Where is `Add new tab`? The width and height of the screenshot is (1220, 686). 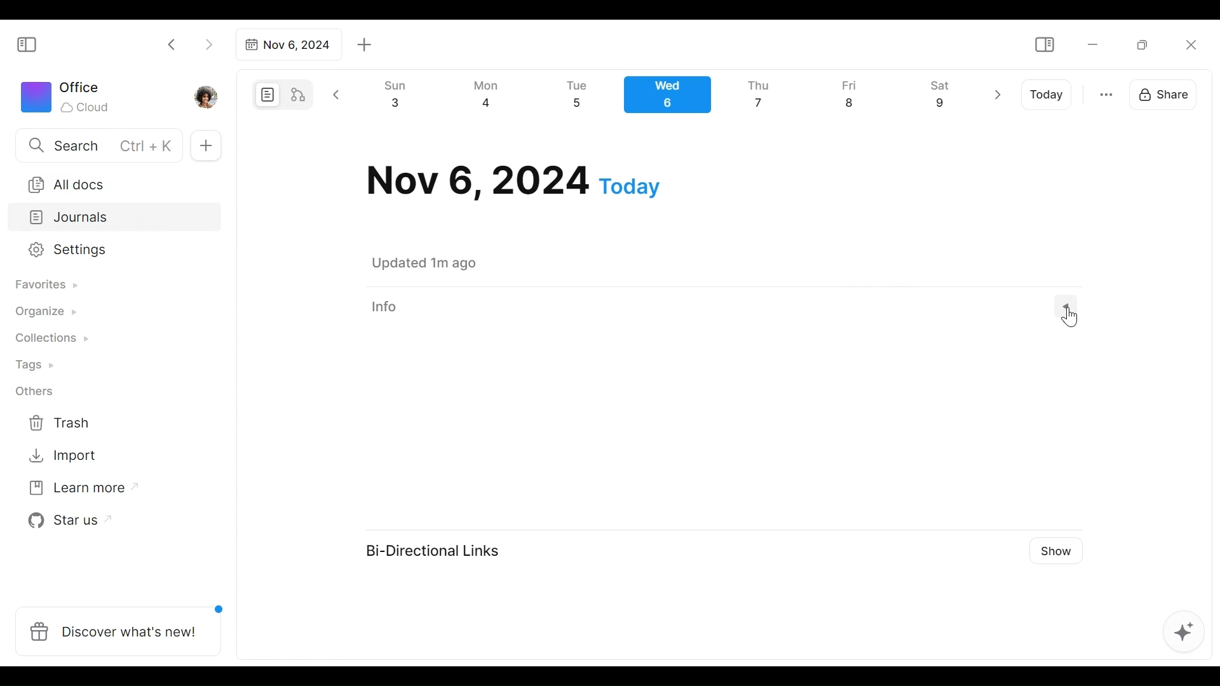
Add new tab is located at coordinates (365, 45).